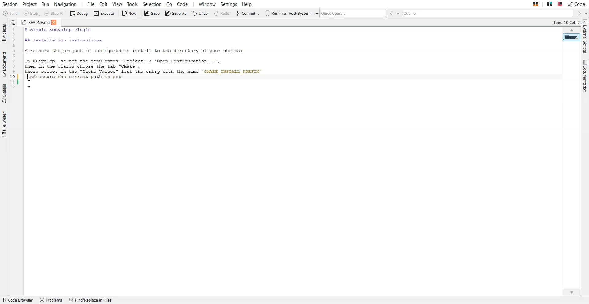 The width and height of the screenshot is (589, 304). Describe the element at coordinates (133, 4) in the screenshot. I see `Tools` at that location.